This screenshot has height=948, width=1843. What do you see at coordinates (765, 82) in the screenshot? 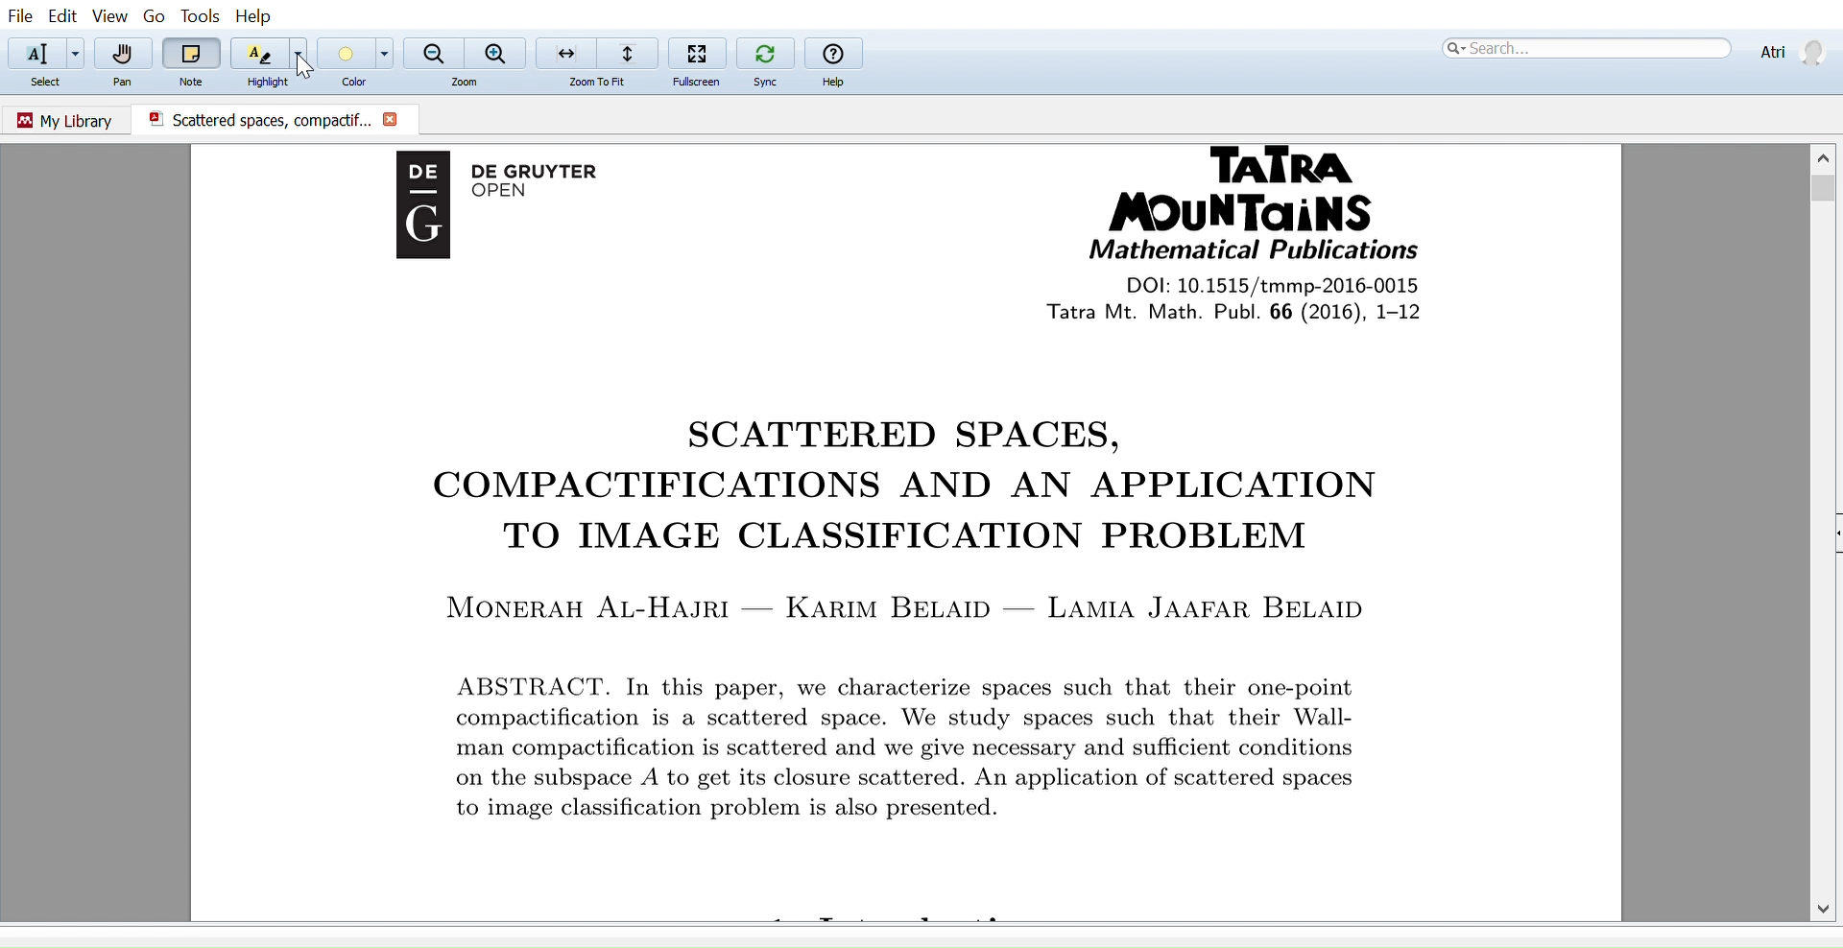
I see `Sync` at bounding box center [765, 82].